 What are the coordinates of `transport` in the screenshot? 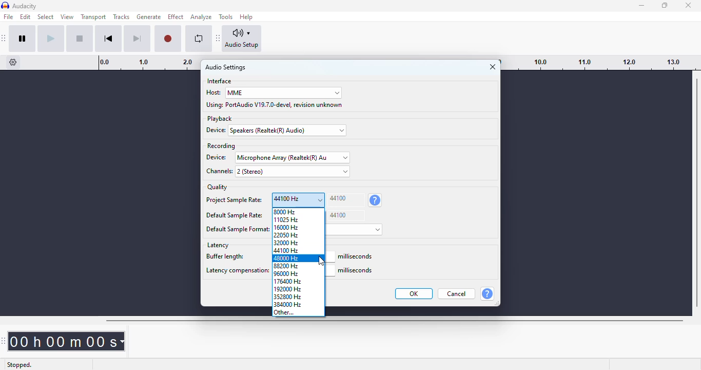 It's located at (94, 16).